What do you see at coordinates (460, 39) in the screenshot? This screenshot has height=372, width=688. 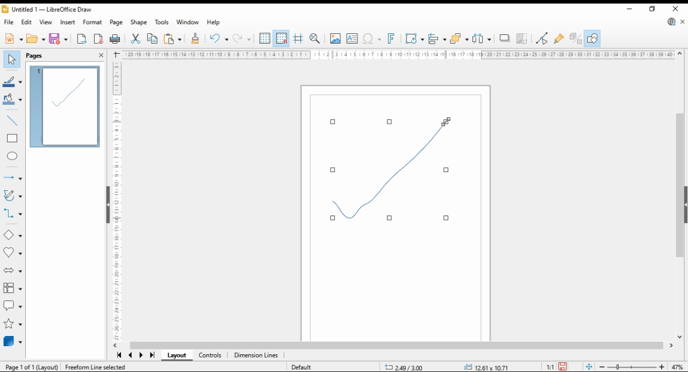 I see `arrange` at bounding box center [460, 39].